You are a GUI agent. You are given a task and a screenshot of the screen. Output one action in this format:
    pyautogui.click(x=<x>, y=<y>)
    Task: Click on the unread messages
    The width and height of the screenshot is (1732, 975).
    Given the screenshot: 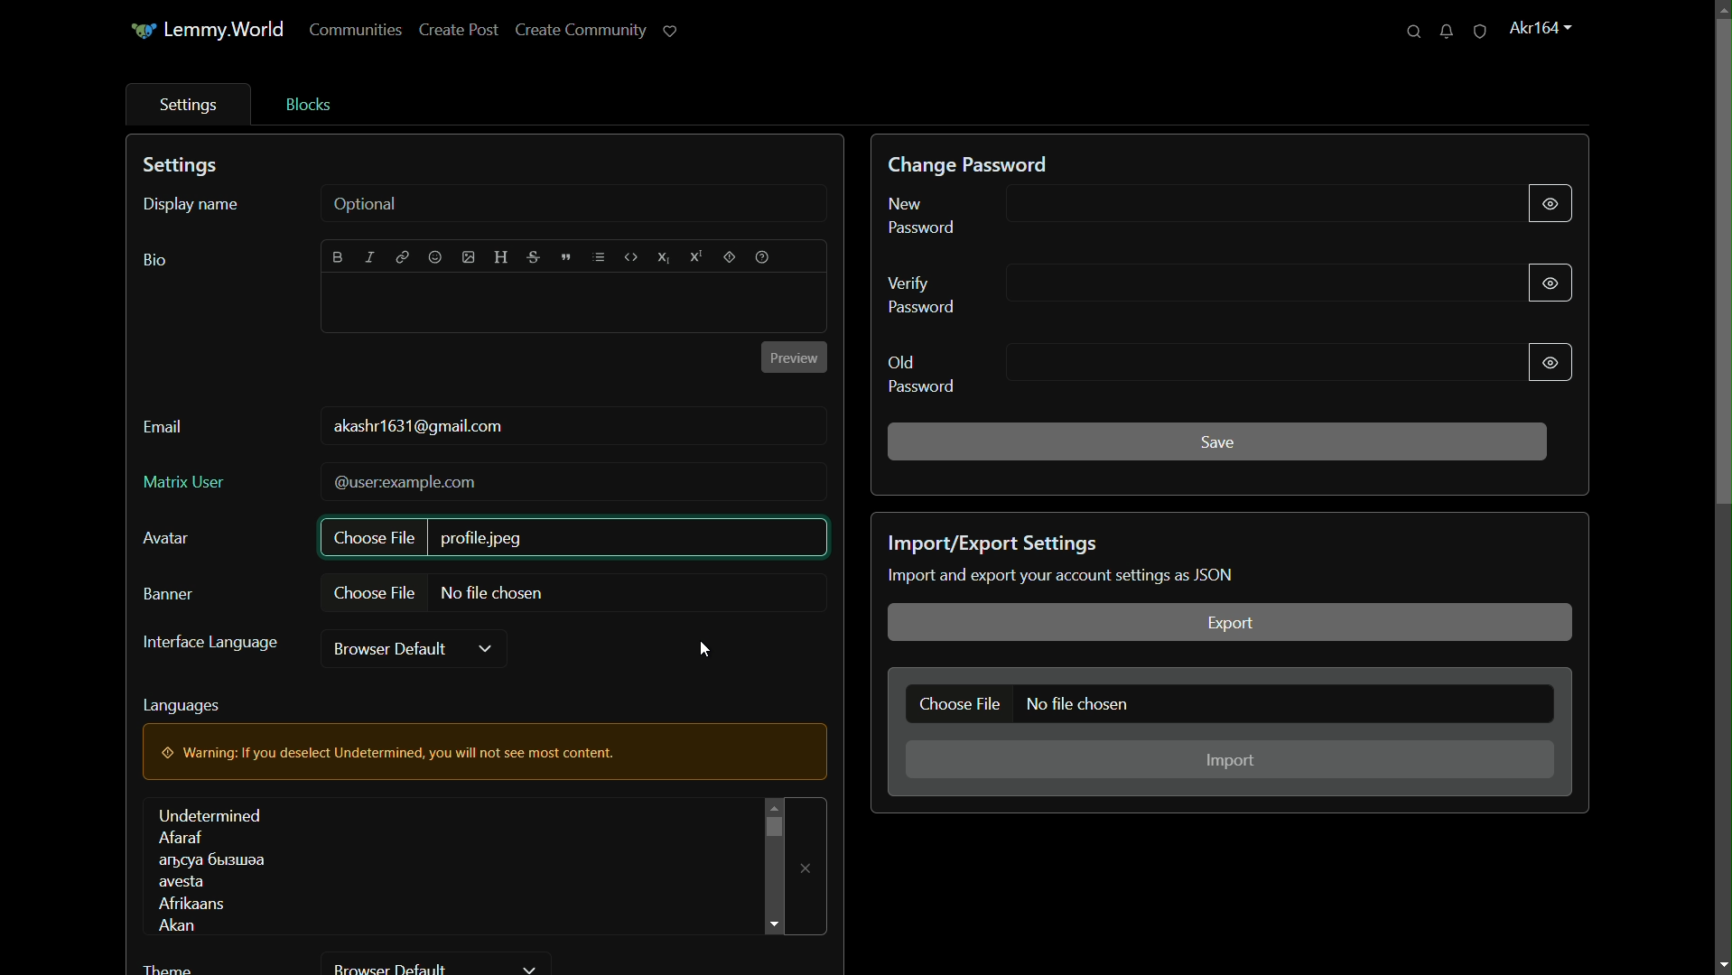 What is the action you would take?
    pyautogui.click(x=1445, y=32)
    